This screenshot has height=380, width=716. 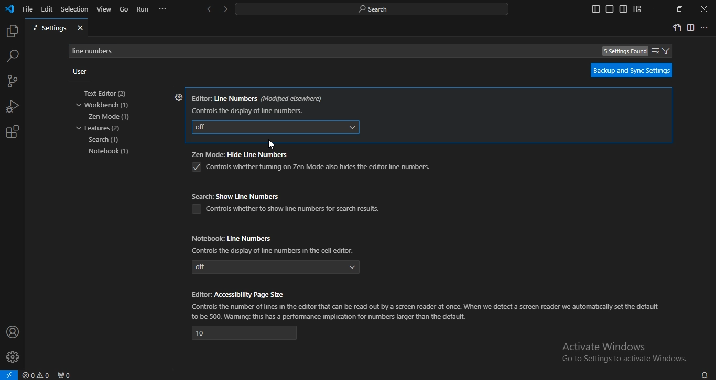 What do you see at coordinates (65, 375) in the screenshot?
I see `no ports forwarded` at bounding box center [65, 375].